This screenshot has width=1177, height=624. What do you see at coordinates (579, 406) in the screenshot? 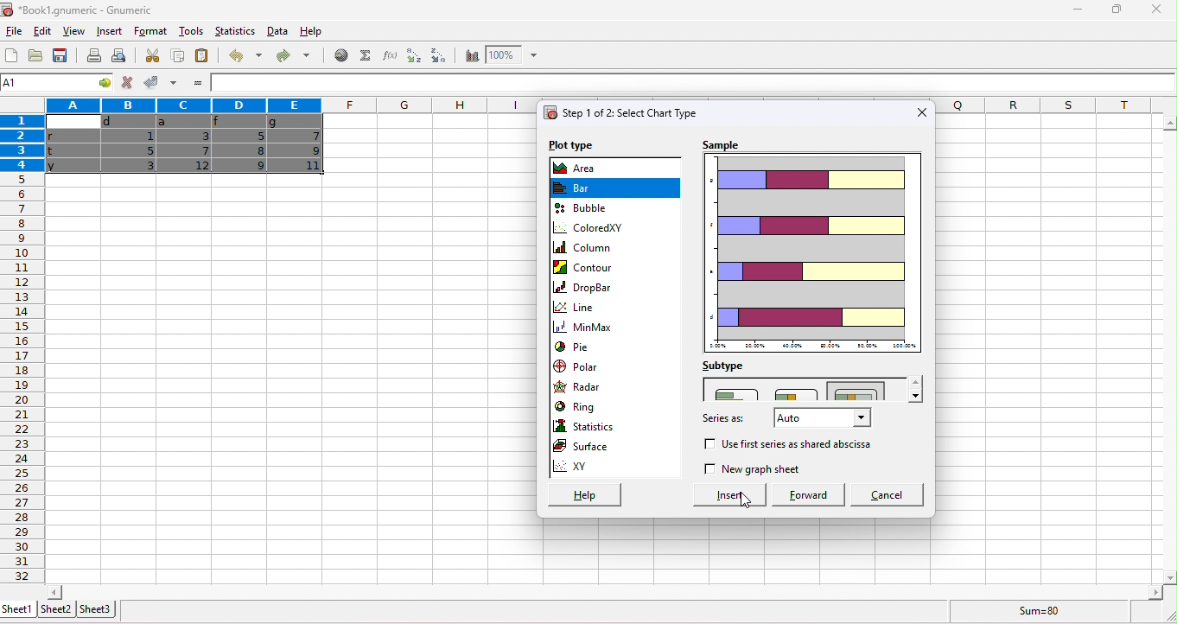
I see `ring` at bounding box center [579, 406].